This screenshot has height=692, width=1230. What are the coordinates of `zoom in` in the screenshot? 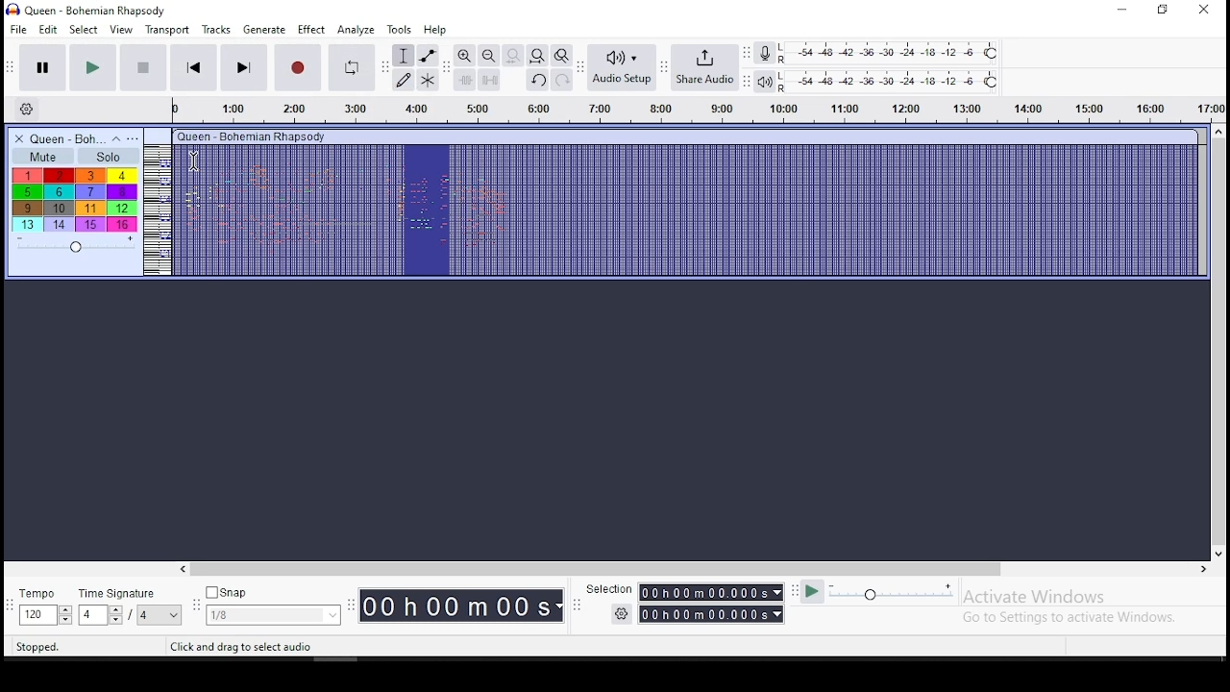 It's located at (466, 56).